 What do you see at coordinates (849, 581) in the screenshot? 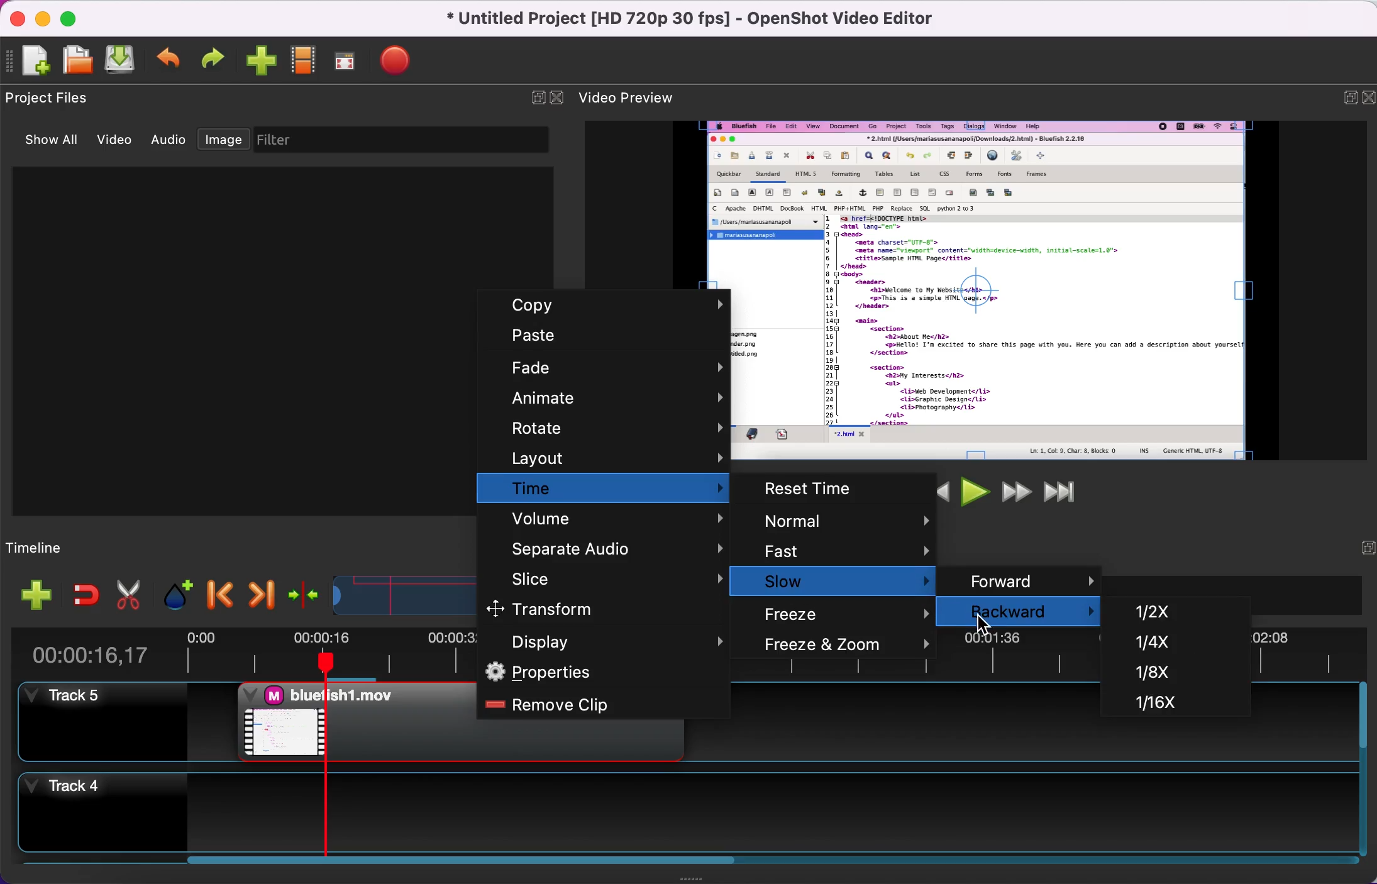
I see `slow` at bounding box center [849, 581].